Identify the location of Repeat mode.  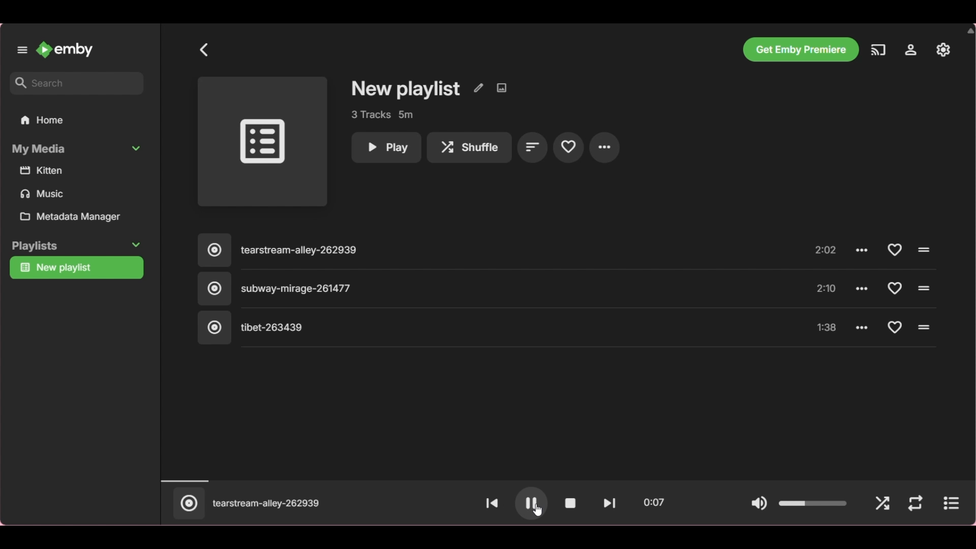
(915, 504).